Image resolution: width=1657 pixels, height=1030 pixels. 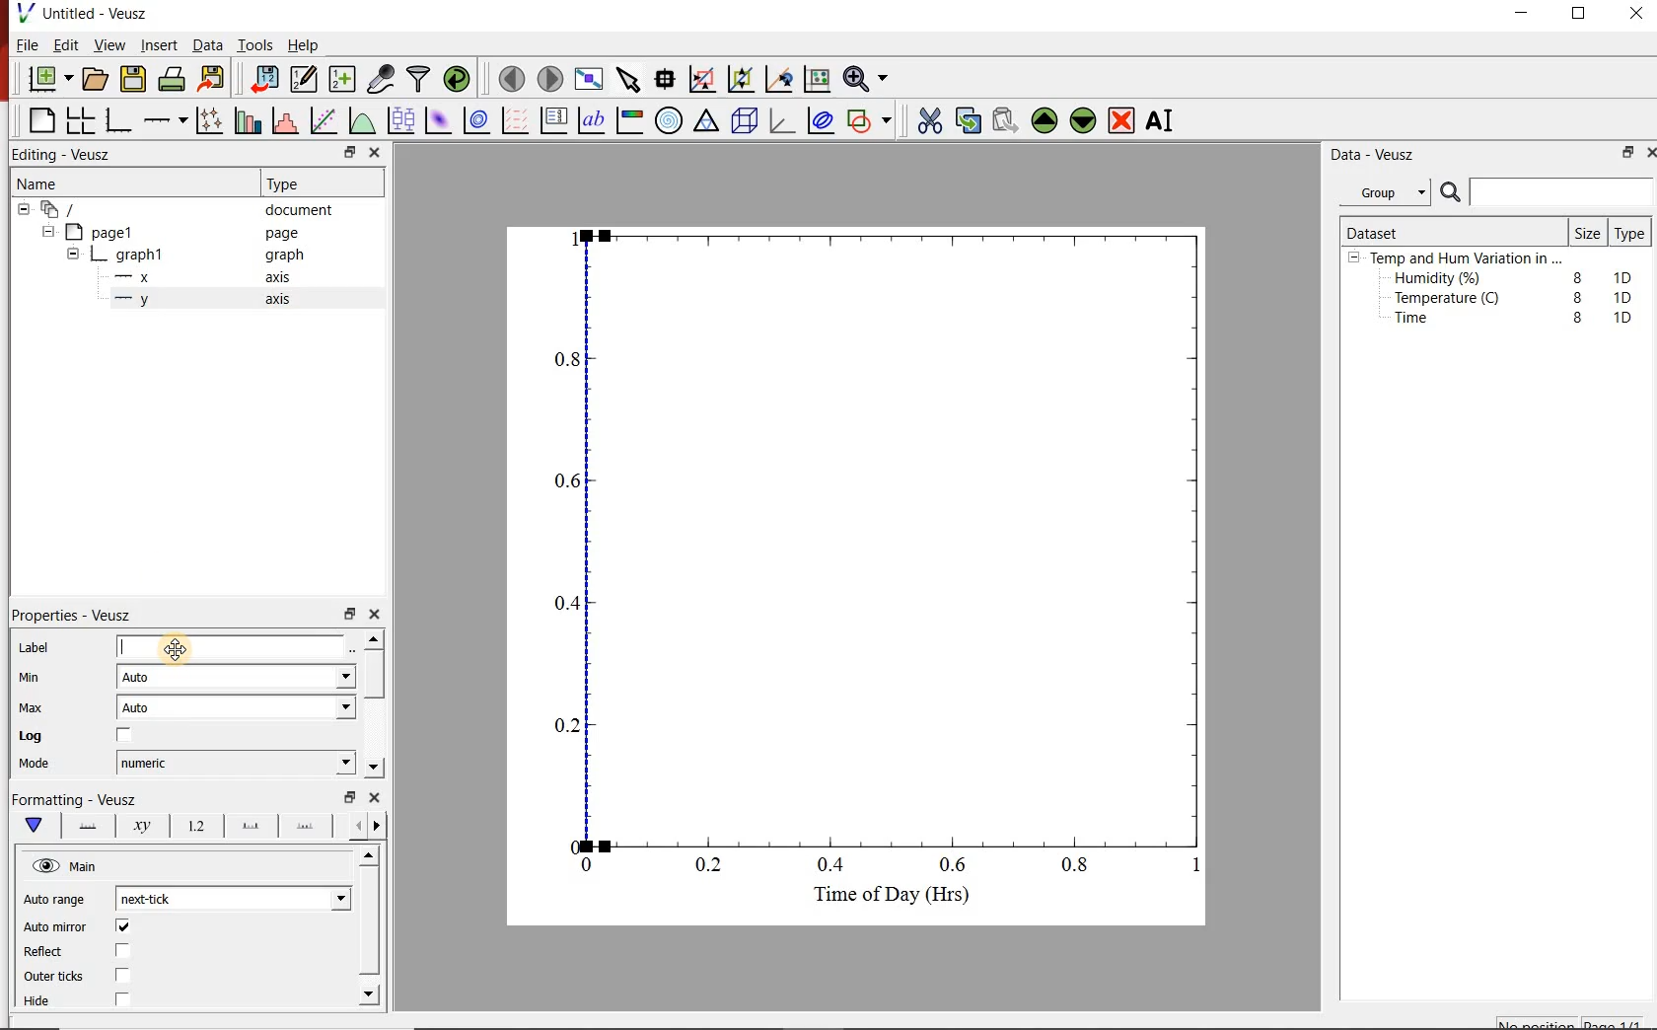 What do you see at coordinates (97, 80) in the screenshot?
I see `open a document` at bounding box center [97, 80].